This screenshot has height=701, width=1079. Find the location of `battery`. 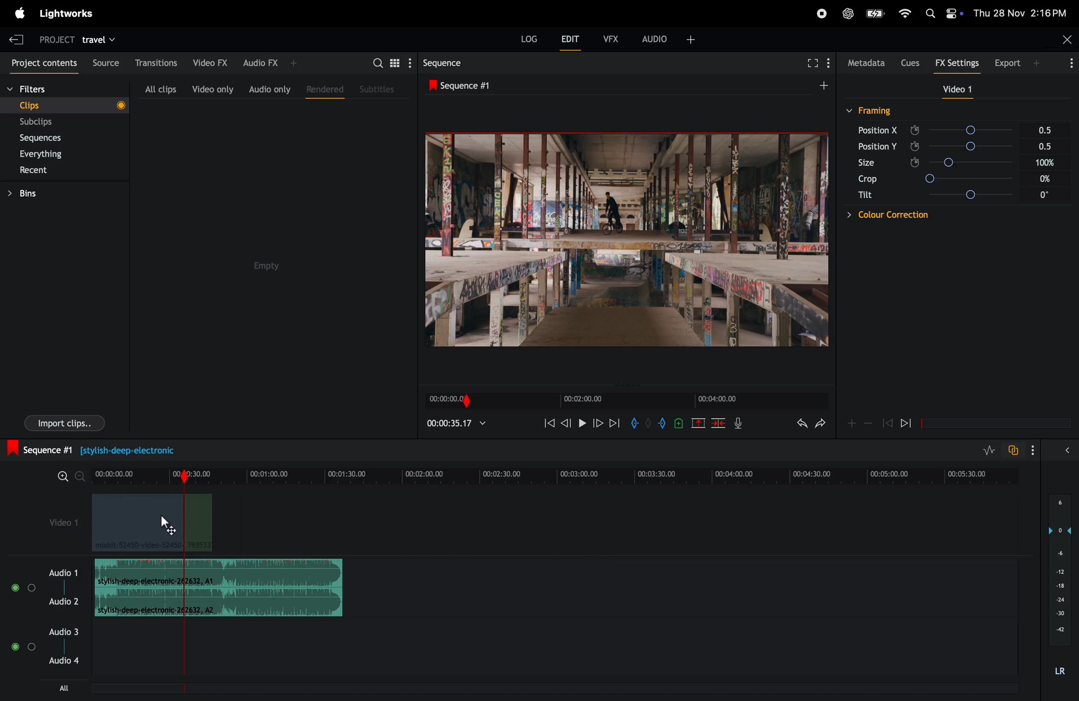

battery is located at coordinates (875, 13).